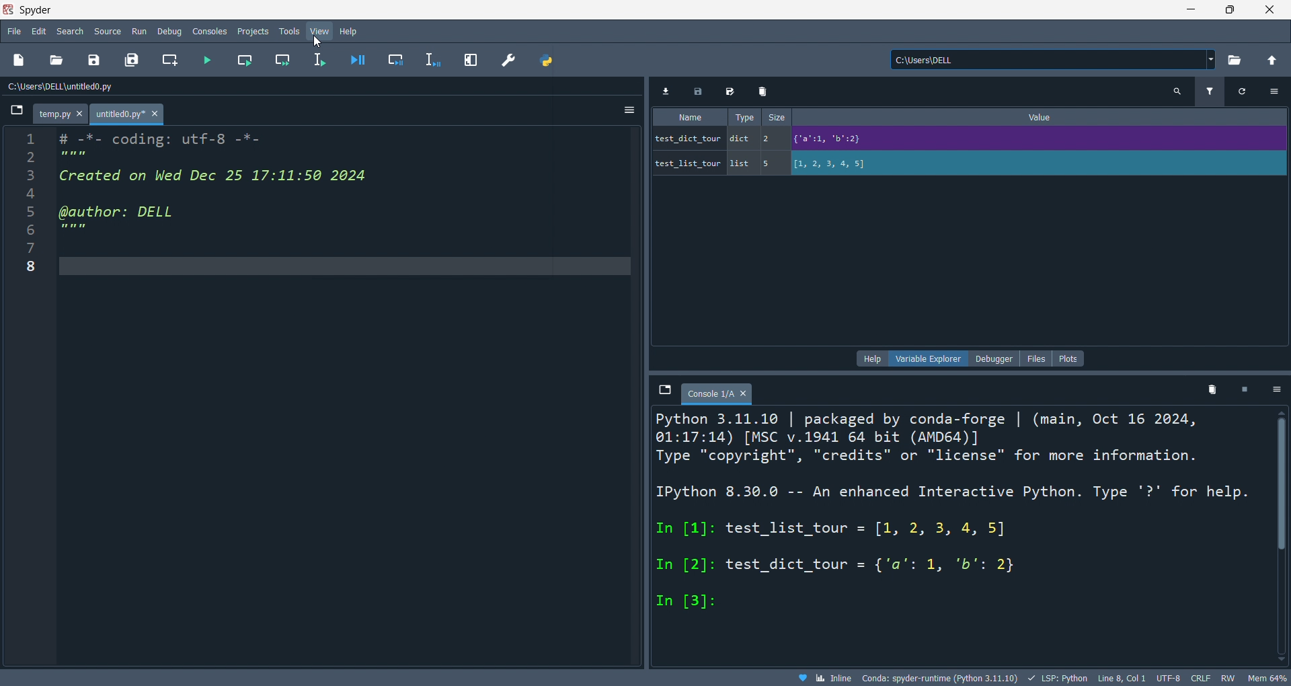 The height and width of the screenshot is (686, 1291). What do you see at coordinates (1035, 141) in the screenshot?
I see `variable value` at bounding box center [1035, 141].